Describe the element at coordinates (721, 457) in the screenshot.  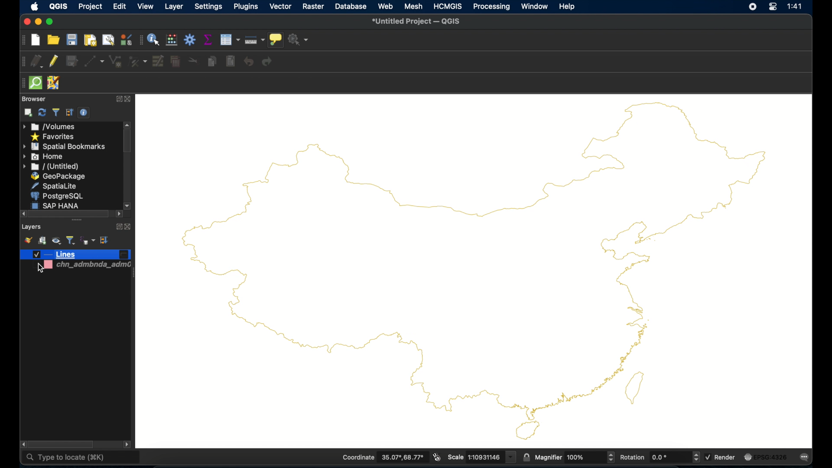
I see `render` at that location.